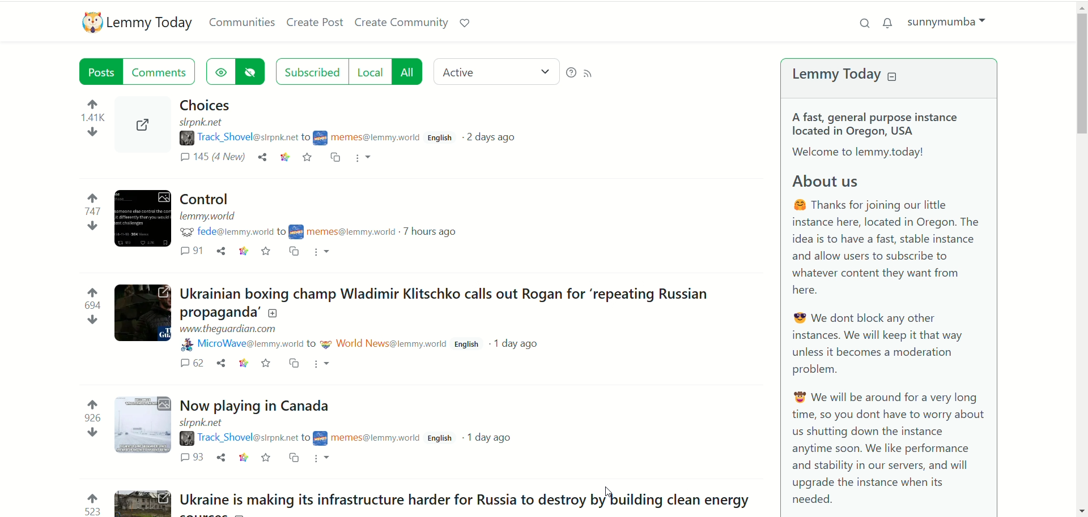  What do you see at coordinates (141, 313) in the screenshot?
I see `Expand the post with the image` at bounding box center [141, 313].